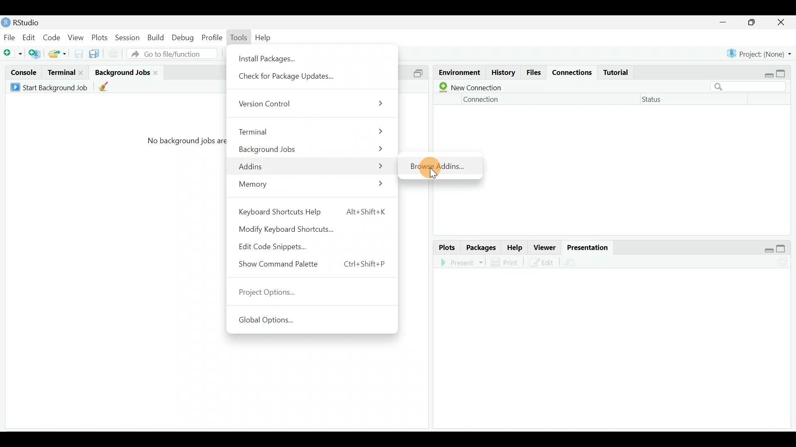 Image resolution: width=796 pixels, height=447 pixels. What do you see at coordinates (431, 170) in the screenshot?
I see `Cursor` at bounding box center [431, 170].